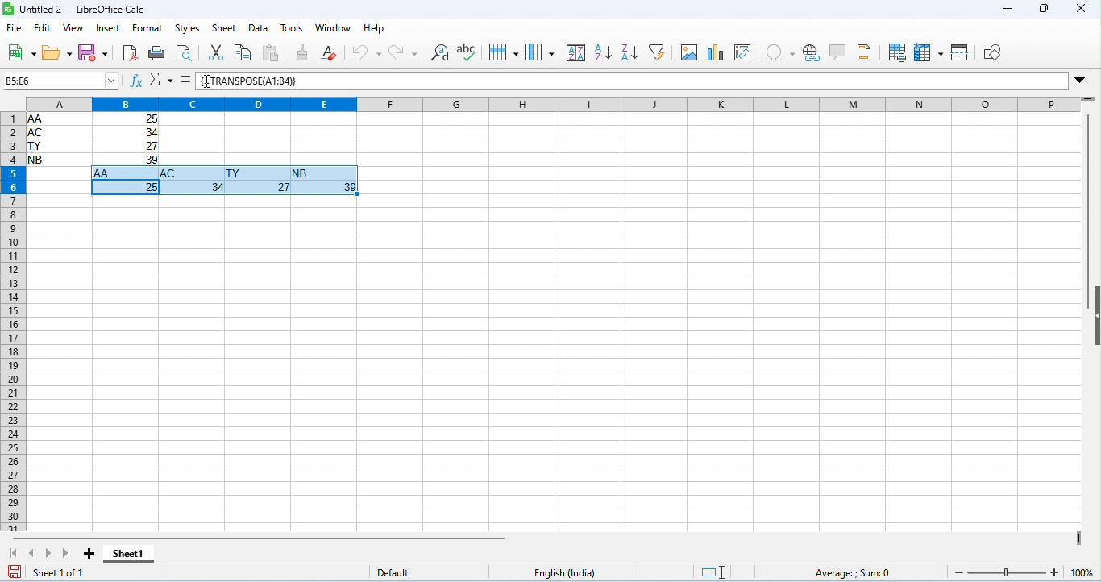 The width and height of the screenshot is (1101, 582). Describe the element at coordinates (602, 53) in the screenshot. I see `sort ascending` at that location.